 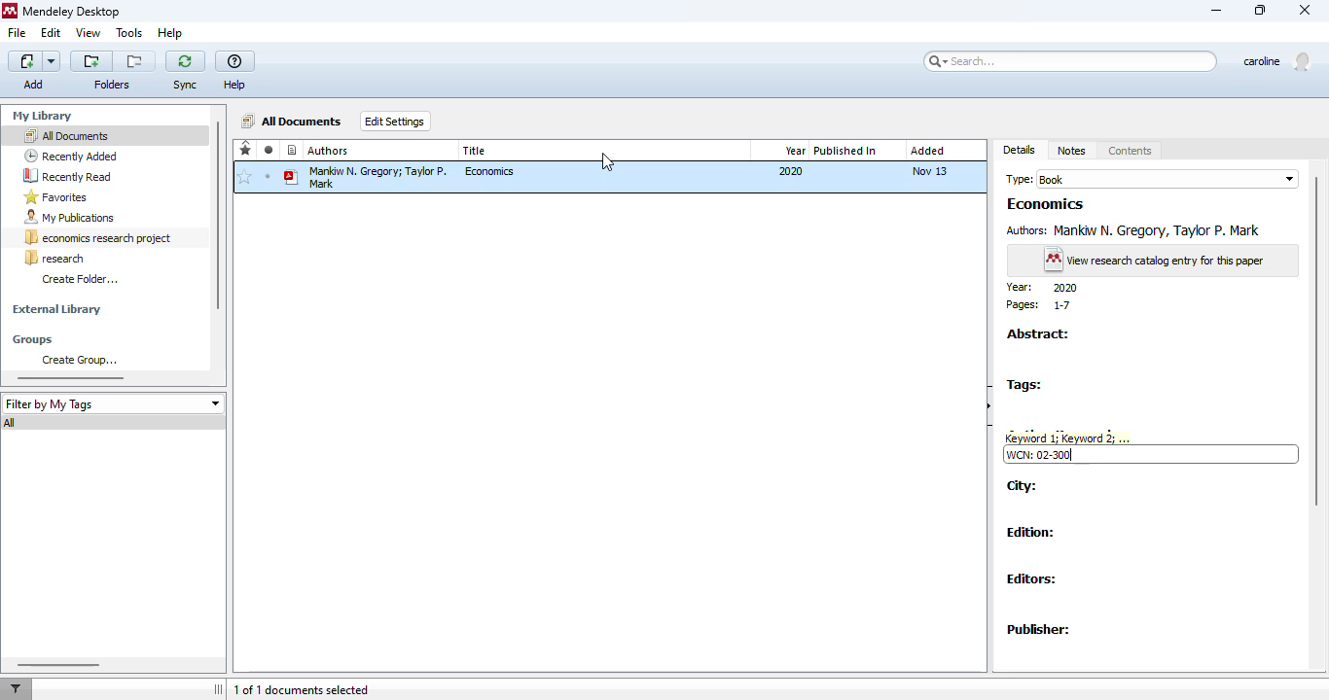 I want to click on year, so click(x=795, y=151).